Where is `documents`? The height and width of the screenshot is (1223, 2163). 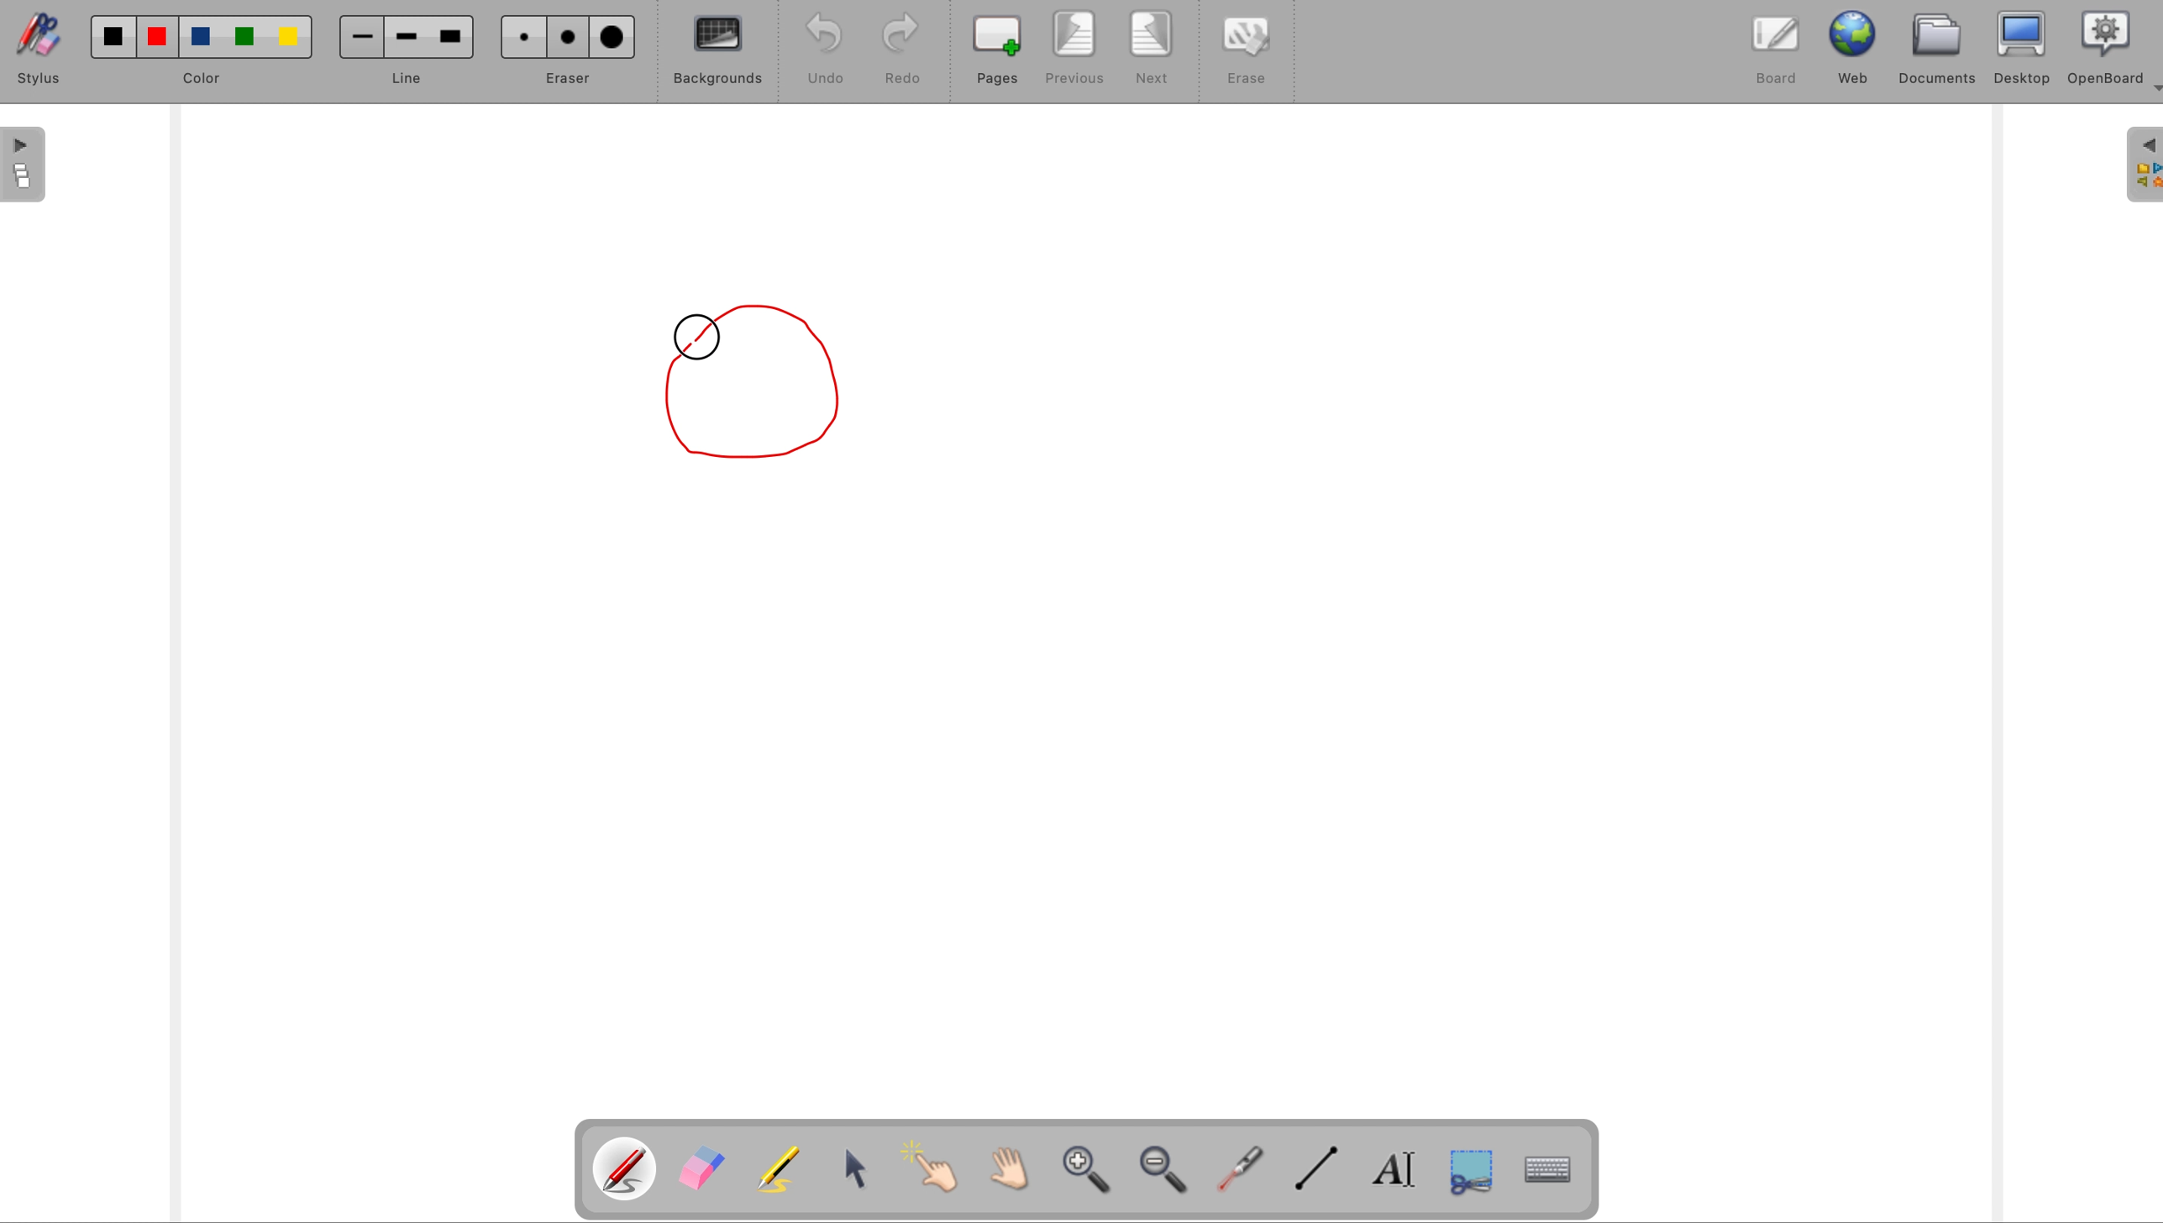 documents is located at coordinates (1941, 50).